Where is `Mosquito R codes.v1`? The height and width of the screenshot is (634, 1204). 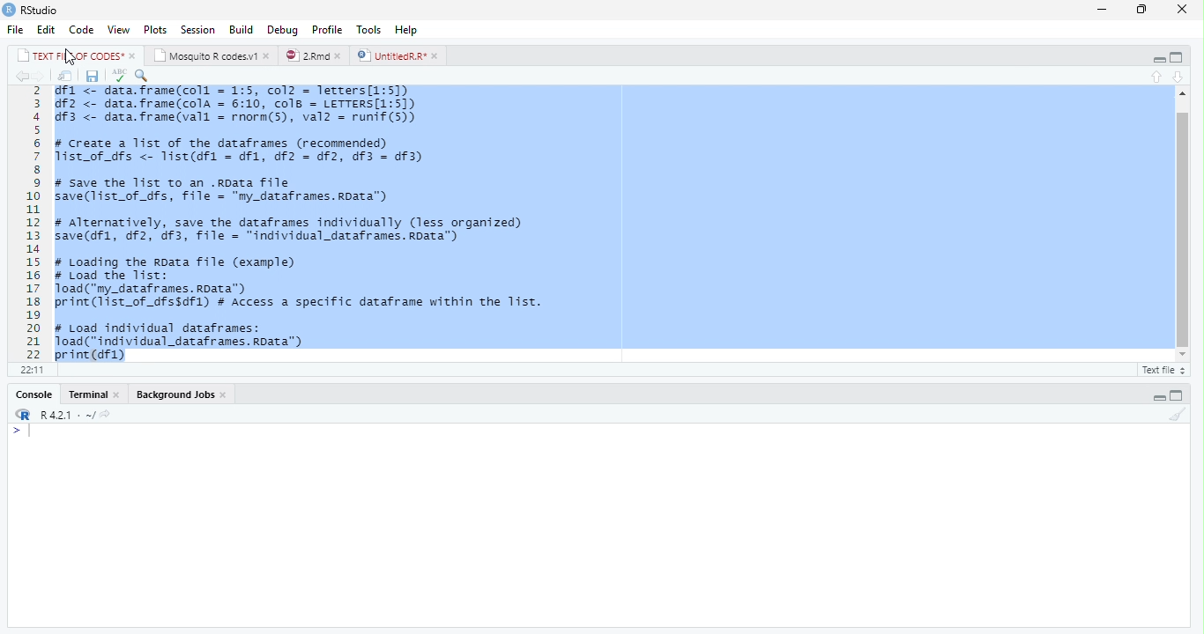 Mosquito R codes.v1 is located at coordinates (211, 55).